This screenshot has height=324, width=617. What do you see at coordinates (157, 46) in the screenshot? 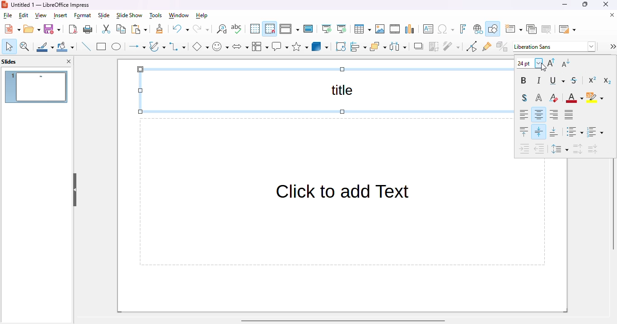
I see `curves and polygons` at bounding box center [157, 46].